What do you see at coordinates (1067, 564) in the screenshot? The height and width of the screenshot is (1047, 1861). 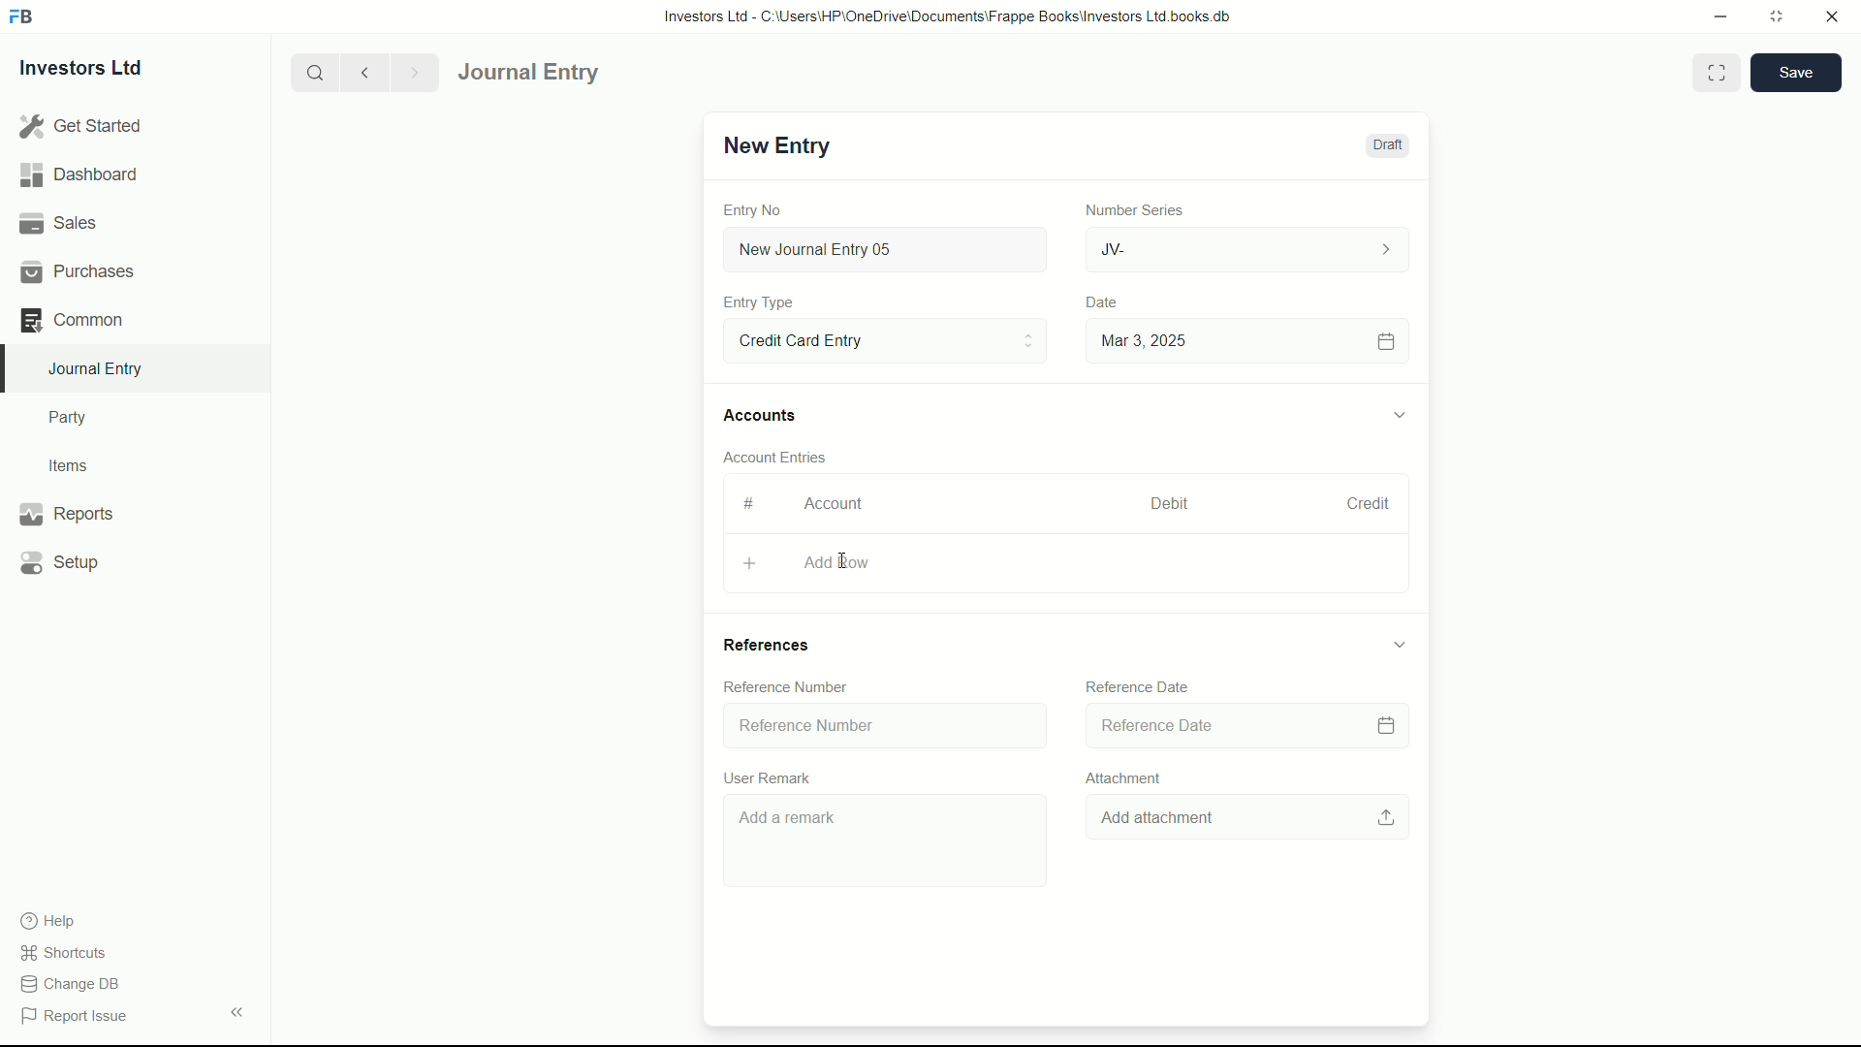 I see `Aad Row` at bounding box center [1067, 564].